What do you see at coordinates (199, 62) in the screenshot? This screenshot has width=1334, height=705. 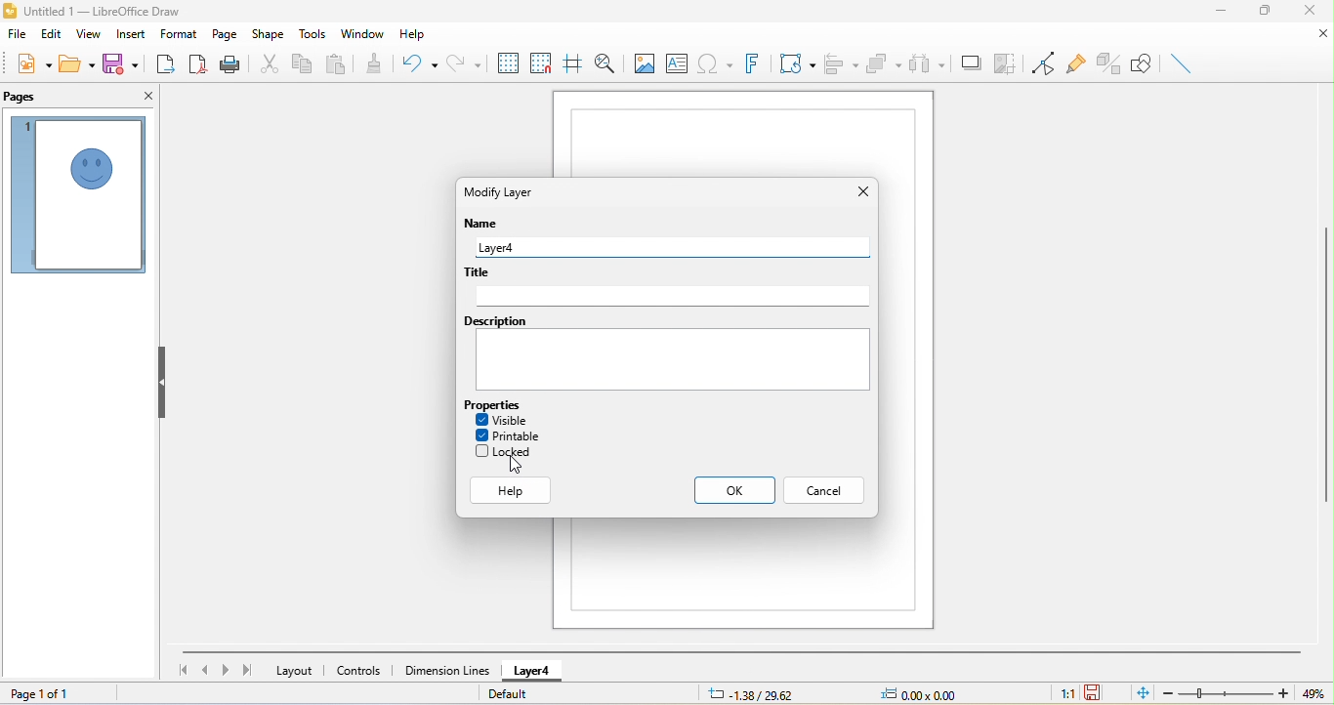 I see `export directly as pdf` at bounding box center [199, 62].